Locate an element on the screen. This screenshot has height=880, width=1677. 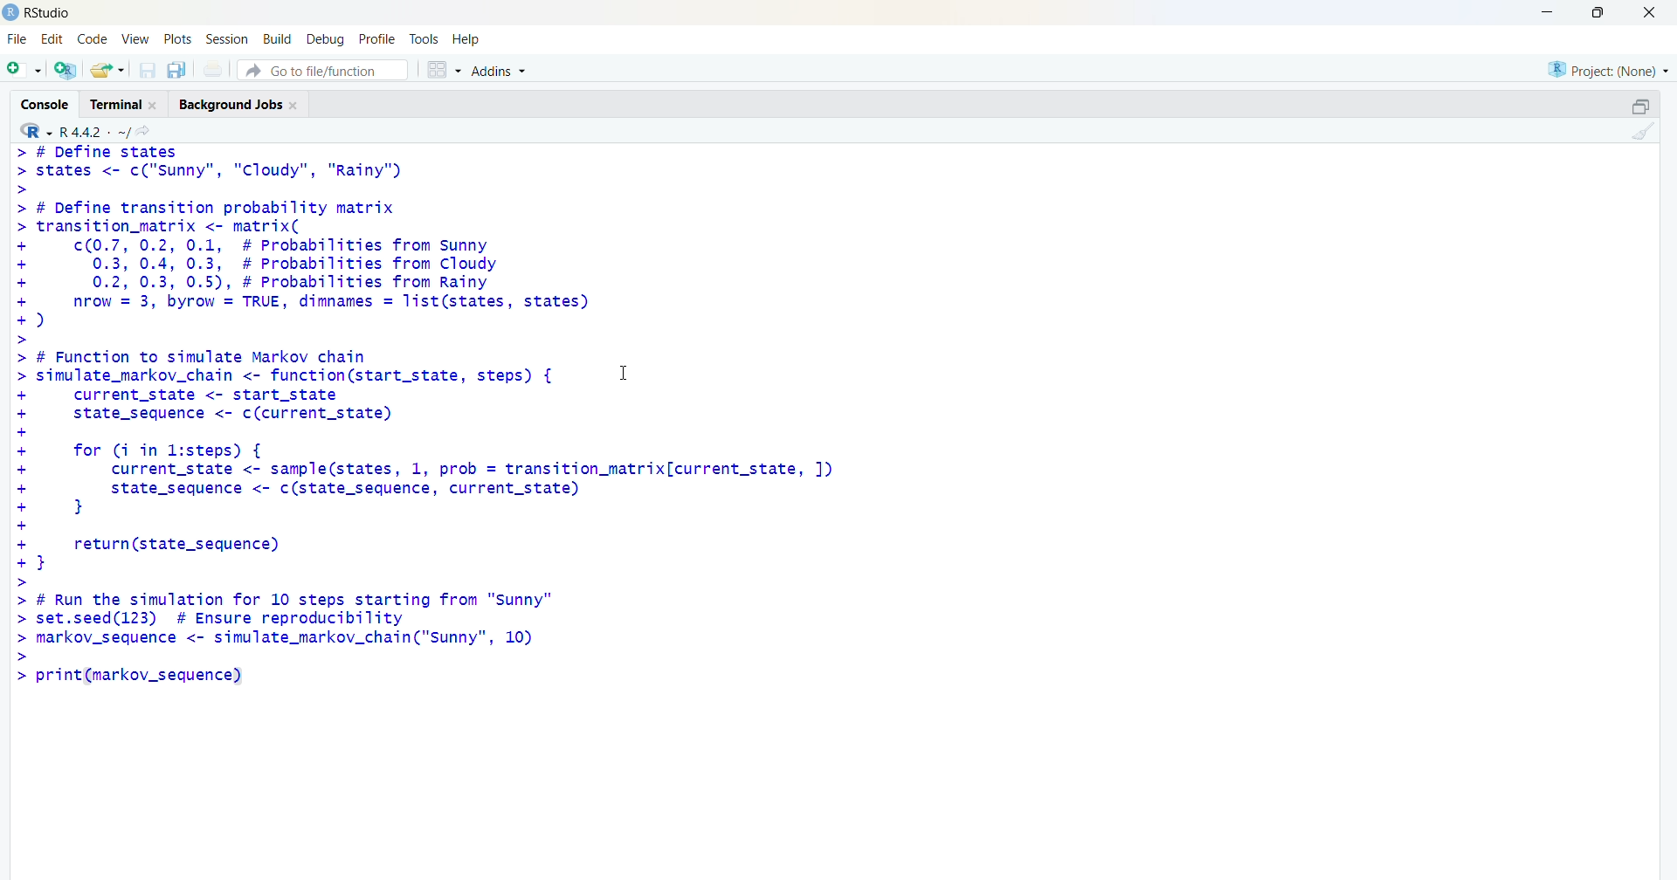
view the current working directory is located at coordinates (148, 131).